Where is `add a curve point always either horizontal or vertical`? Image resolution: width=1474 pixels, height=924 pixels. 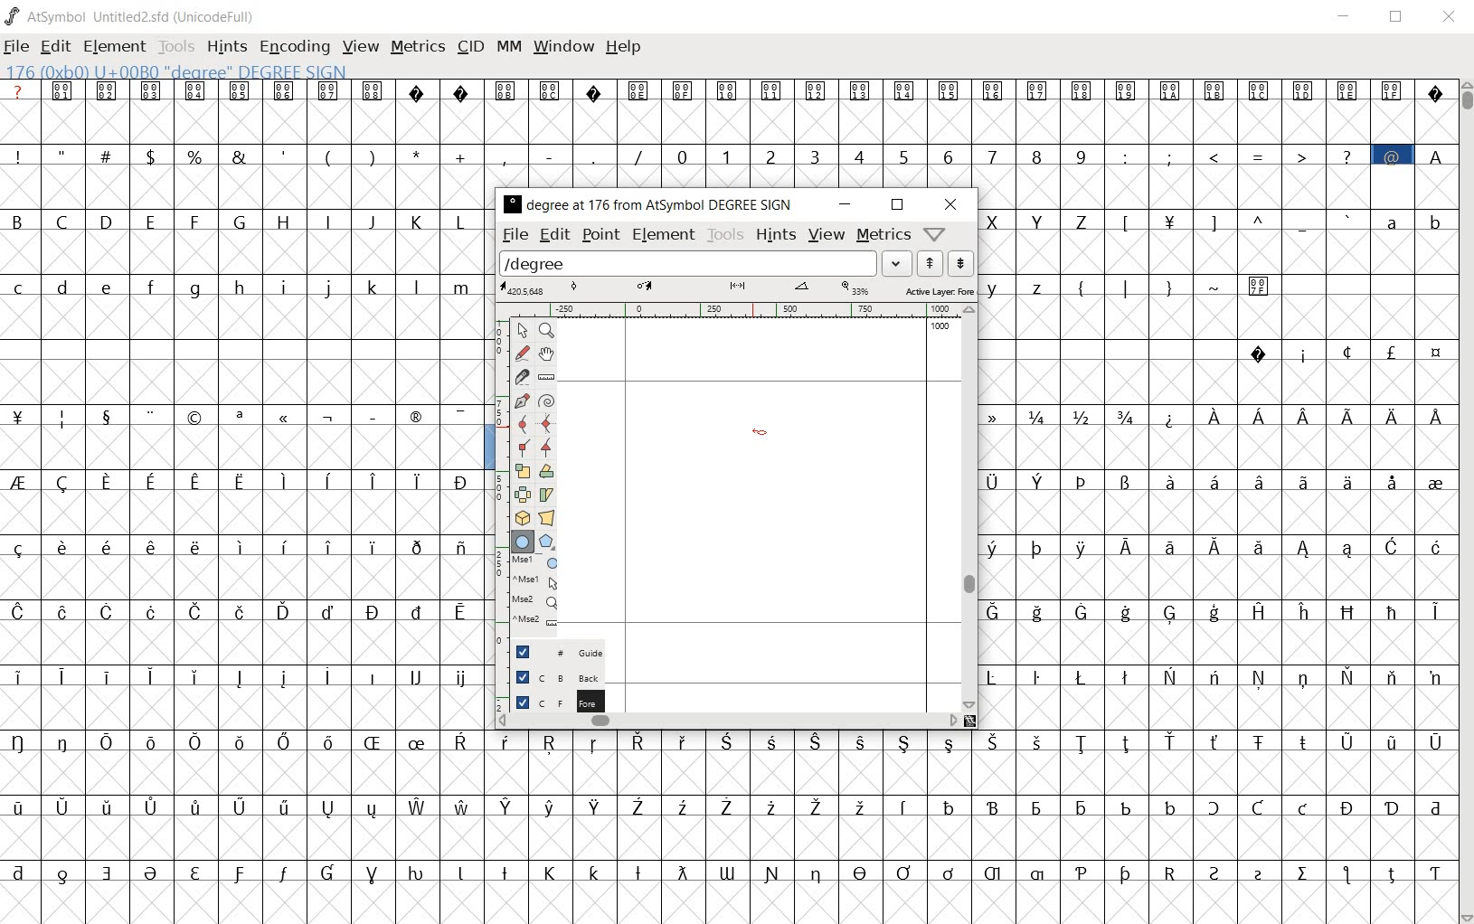
add a curve point always either horizontal or vertical is located at coordinates (548, 423).